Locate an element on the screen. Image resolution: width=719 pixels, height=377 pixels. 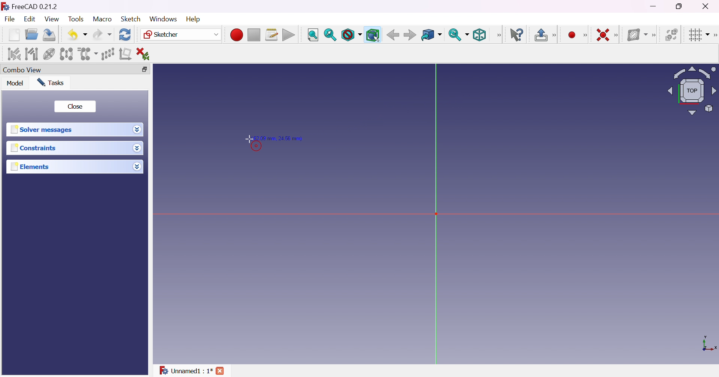
Isometric is located at coordinates (479, 36).